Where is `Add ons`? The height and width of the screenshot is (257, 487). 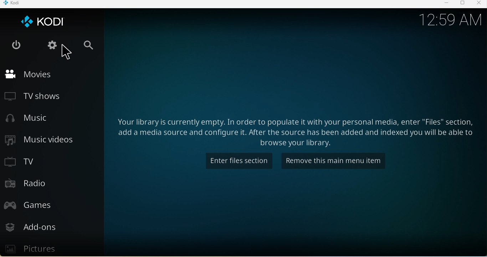
Add ons is located at coordinates (36, 228).